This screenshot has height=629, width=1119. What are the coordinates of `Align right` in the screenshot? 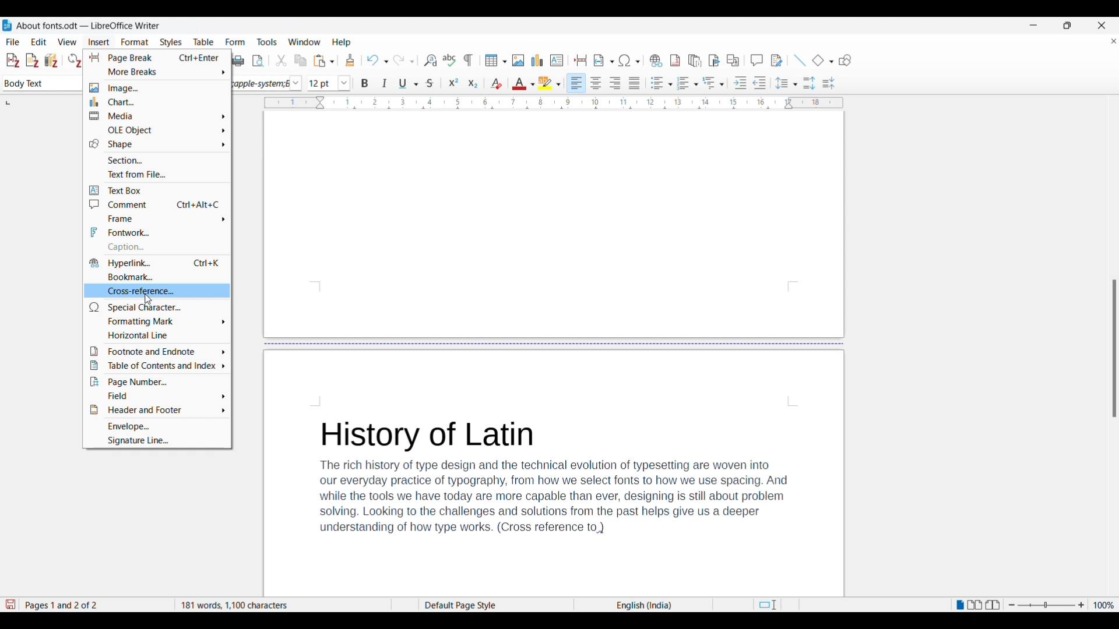 It's located at (615, 83).